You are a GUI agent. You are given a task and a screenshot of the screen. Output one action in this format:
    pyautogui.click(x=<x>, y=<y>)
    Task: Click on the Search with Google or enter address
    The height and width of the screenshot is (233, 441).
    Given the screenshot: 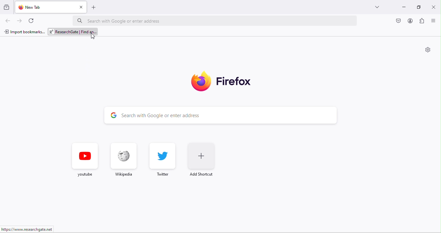 What is the action you would take?
    pyautogui.click(x=216, y=21)
    